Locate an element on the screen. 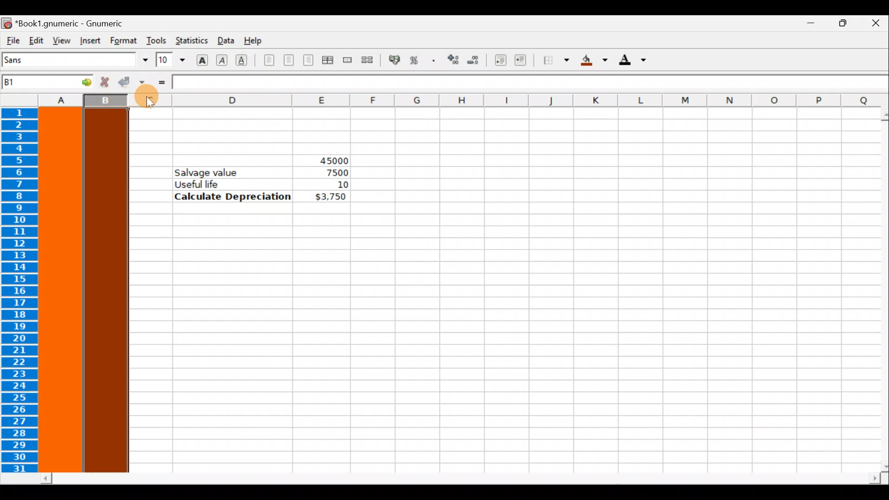 The image size is (889, 500). 7500 is located at coordinates (334, 173).